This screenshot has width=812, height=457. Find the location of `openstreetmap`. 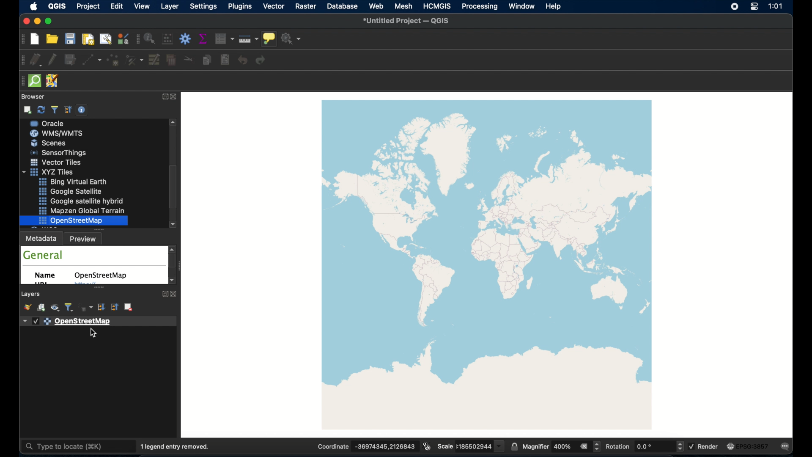

openstreetmap is located at coordinates (100, 275).